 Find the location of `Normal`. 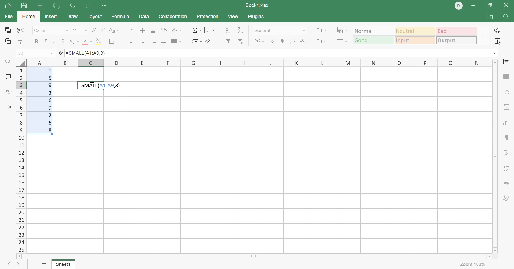

Normal is located at coordinates (373, 30).